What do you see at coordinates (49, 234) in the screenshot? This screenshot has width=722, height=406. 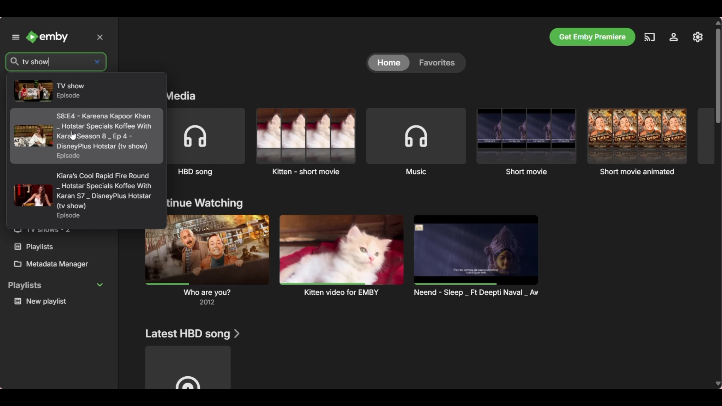 I see `` at bounding box center [49, 234].